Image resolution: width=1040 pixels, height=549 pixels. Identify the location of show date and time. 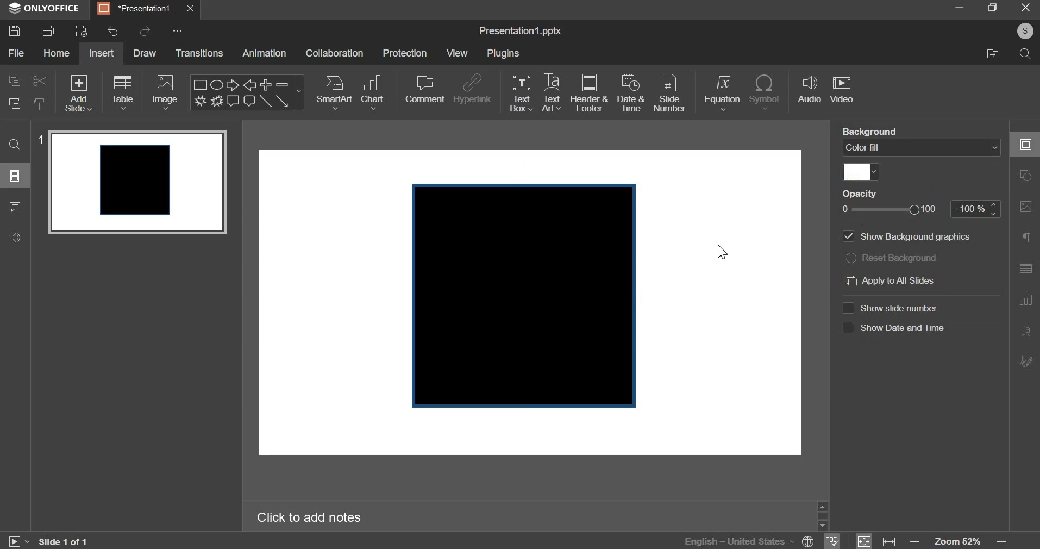
(894, 328).